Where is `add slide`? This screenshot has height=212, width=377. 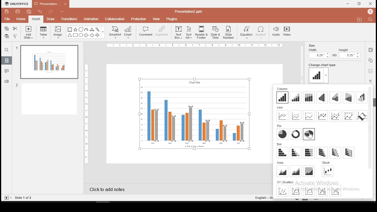
add slide is located at coordinates (28, 32).